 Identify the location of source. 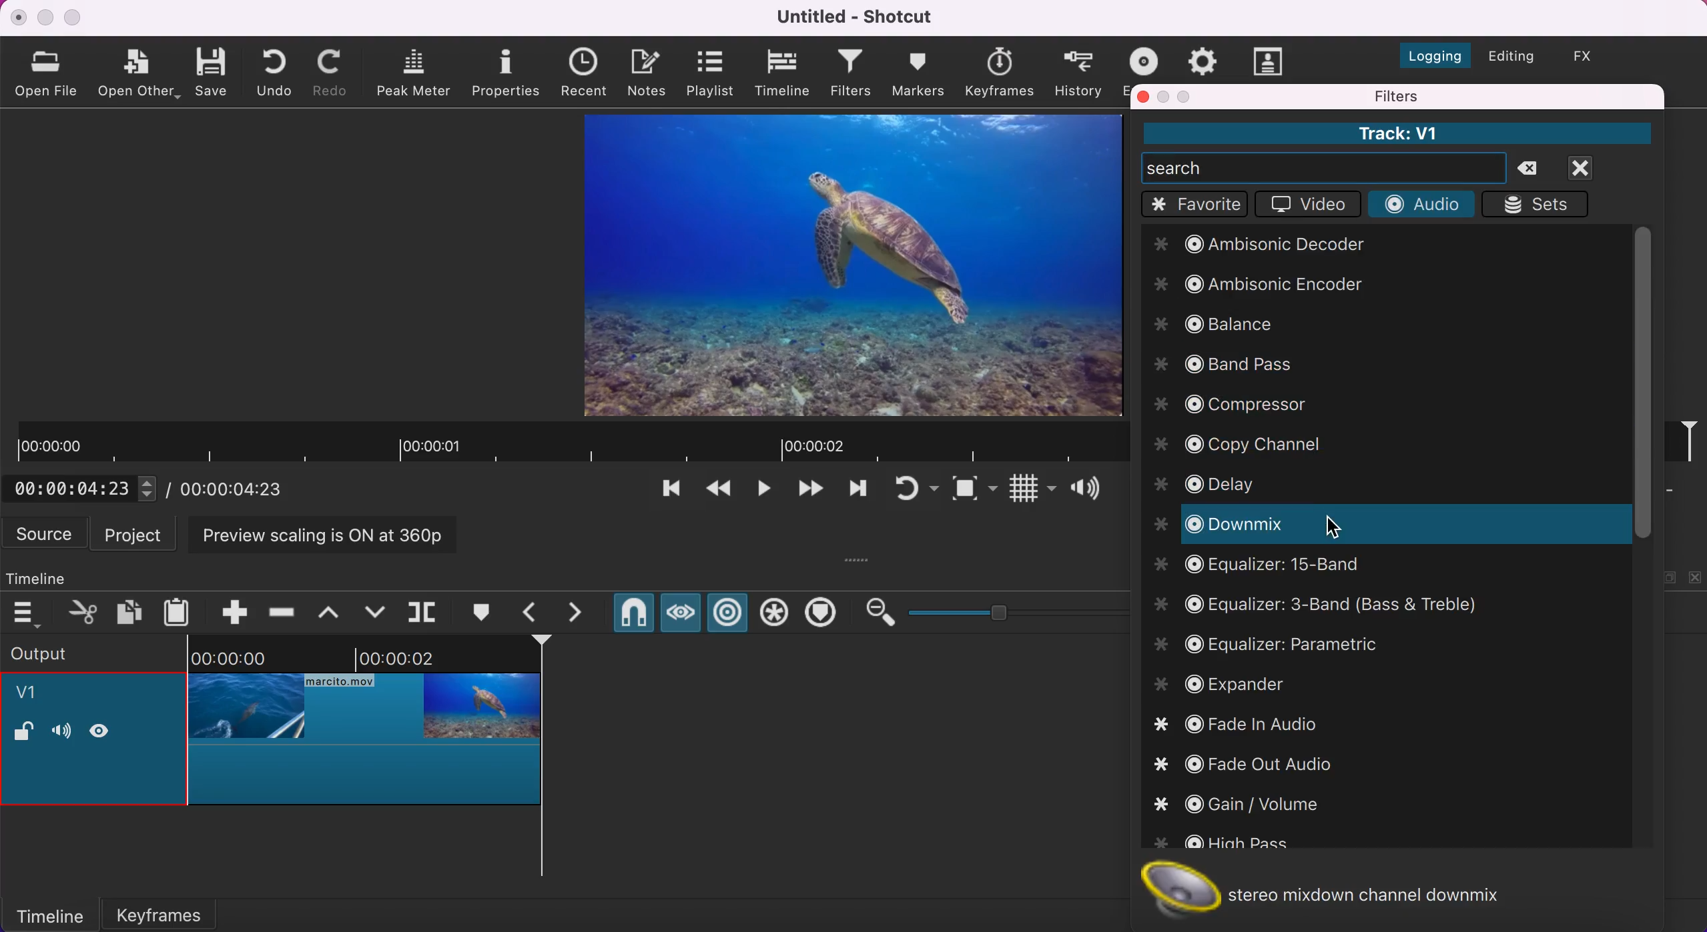
(46, 533).